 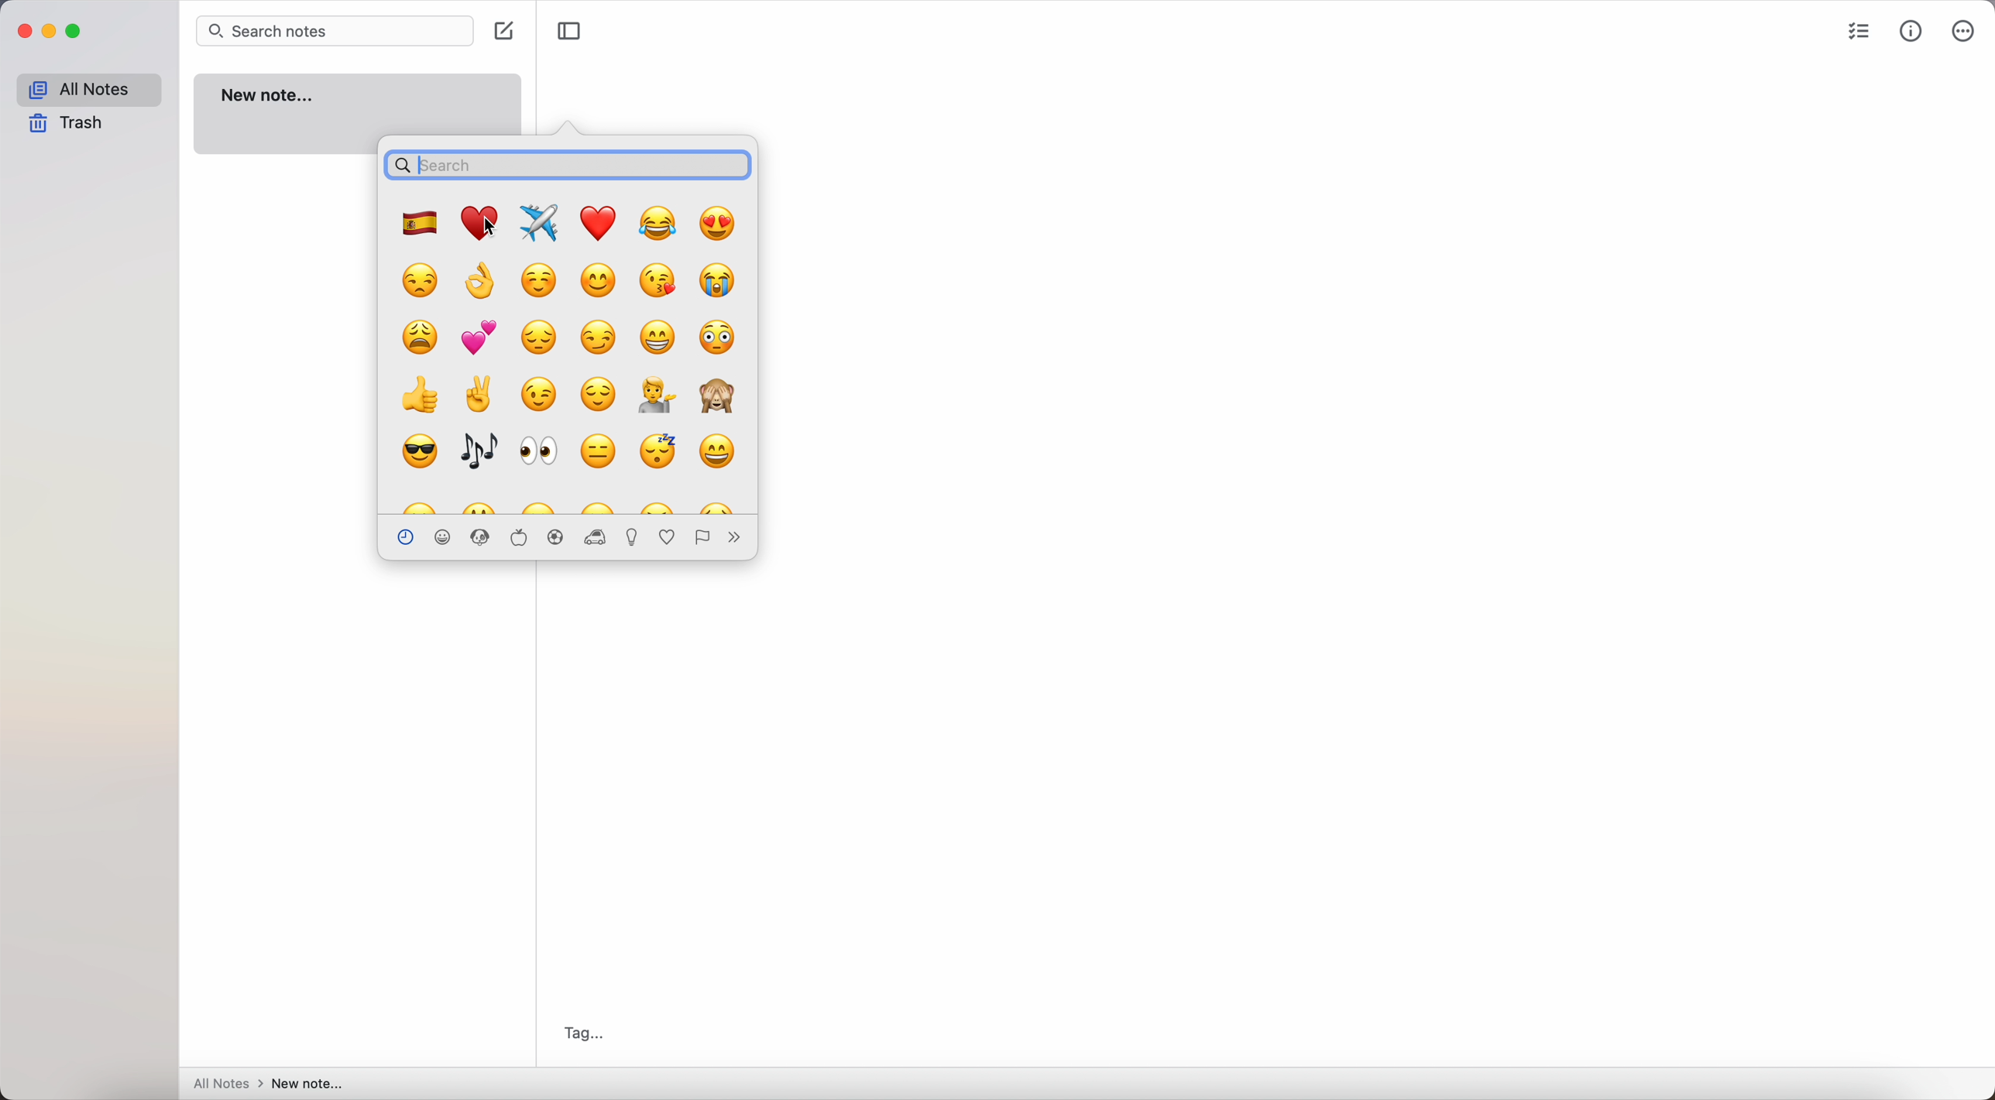 I want to click on Spain flag, so click(x=421, y=223).